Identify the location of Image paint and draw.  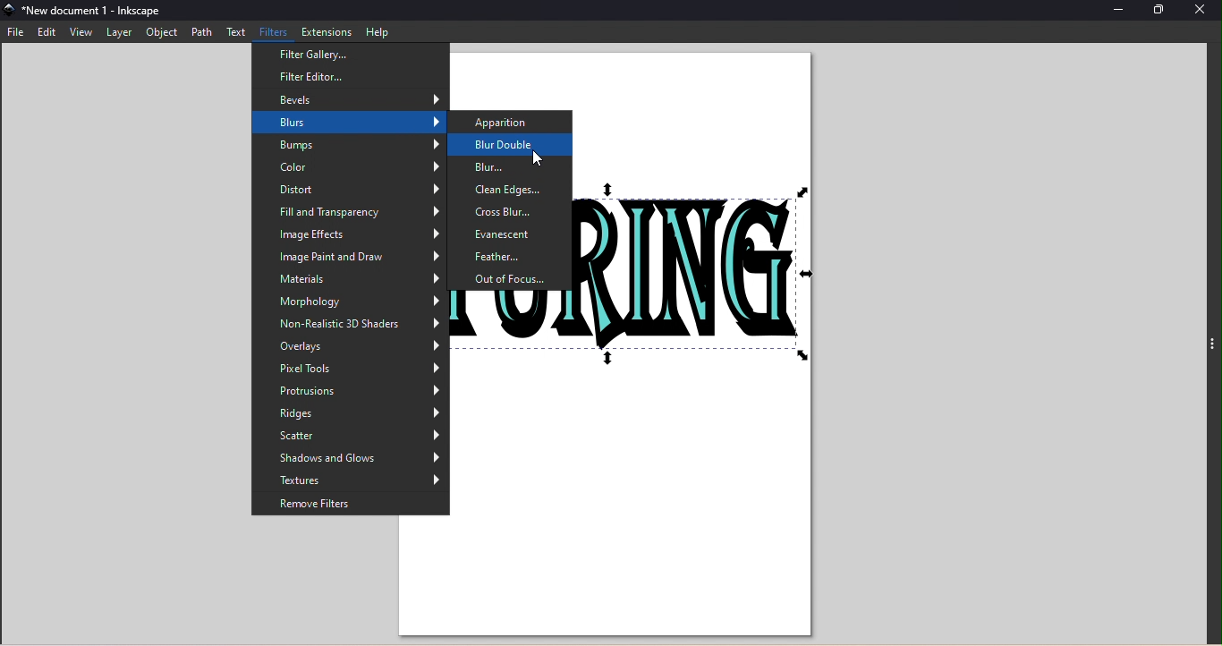
(350, 257).